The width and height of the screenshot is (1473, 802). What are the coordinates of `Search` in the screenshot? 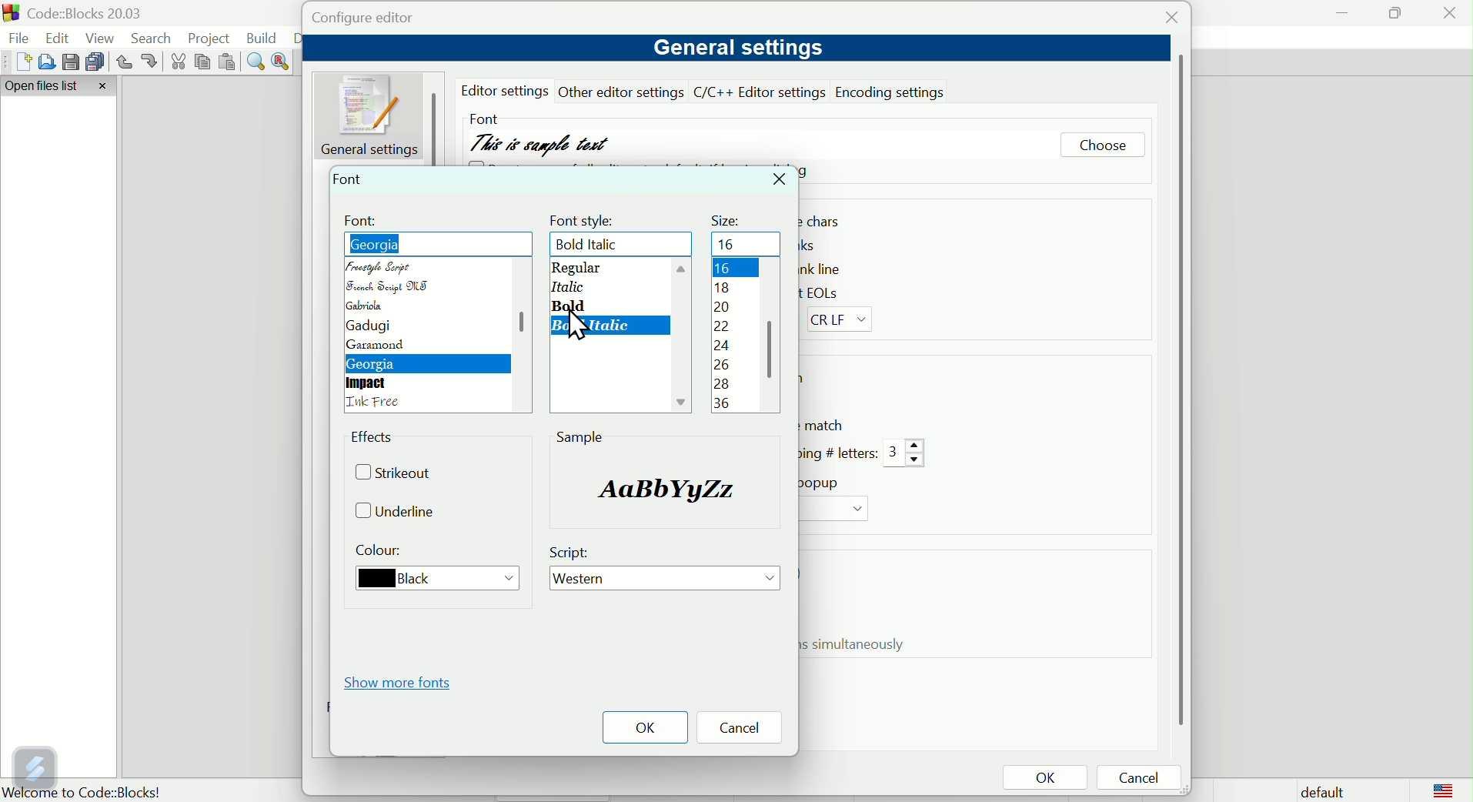 It's located at (155, 38).